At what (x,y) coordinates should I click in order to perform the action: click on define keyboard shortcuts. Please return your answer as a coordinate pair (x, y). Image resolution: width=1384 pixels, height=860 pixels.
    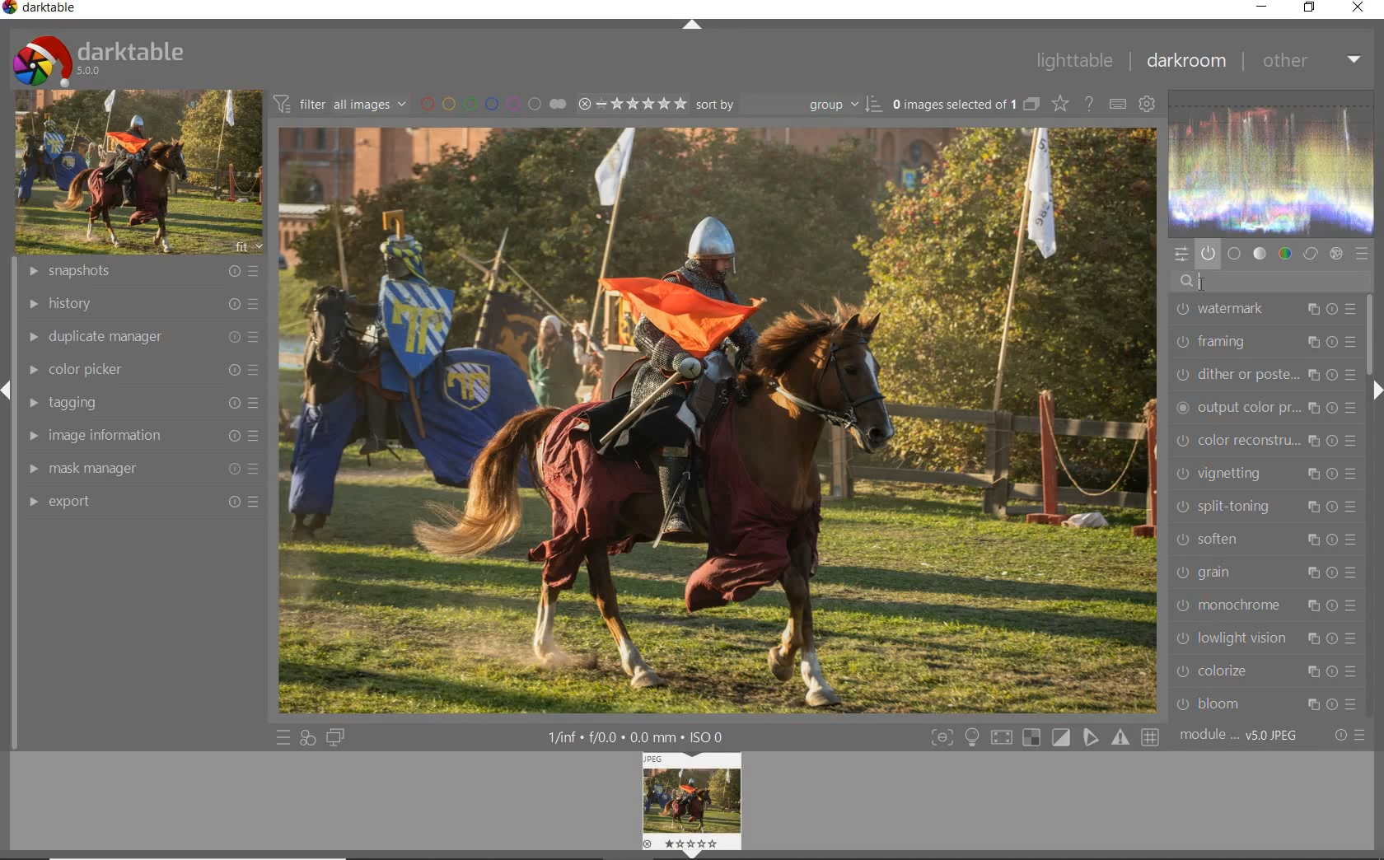
    Looking at the image, I should click on (1116, 104).